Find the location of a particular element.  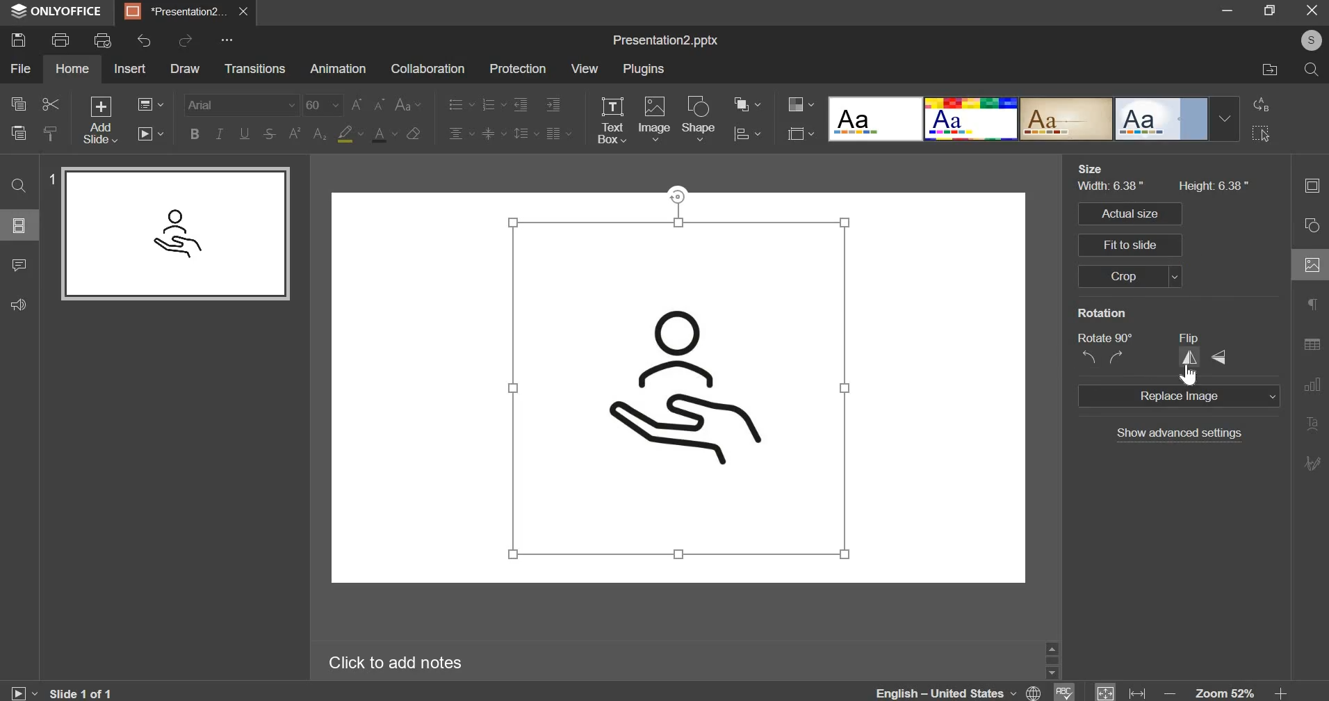

clear style is located at coordinates (413, 133).